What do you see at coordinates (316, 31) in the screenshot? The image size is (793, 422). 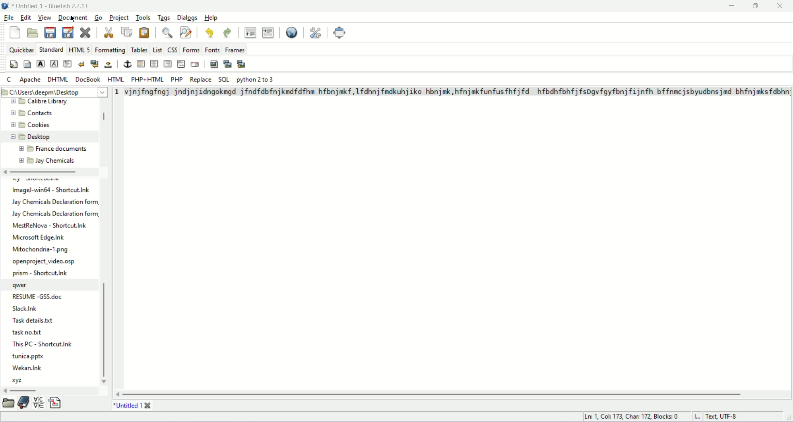 I see `edit preferences` at bounding box center [316, 31].